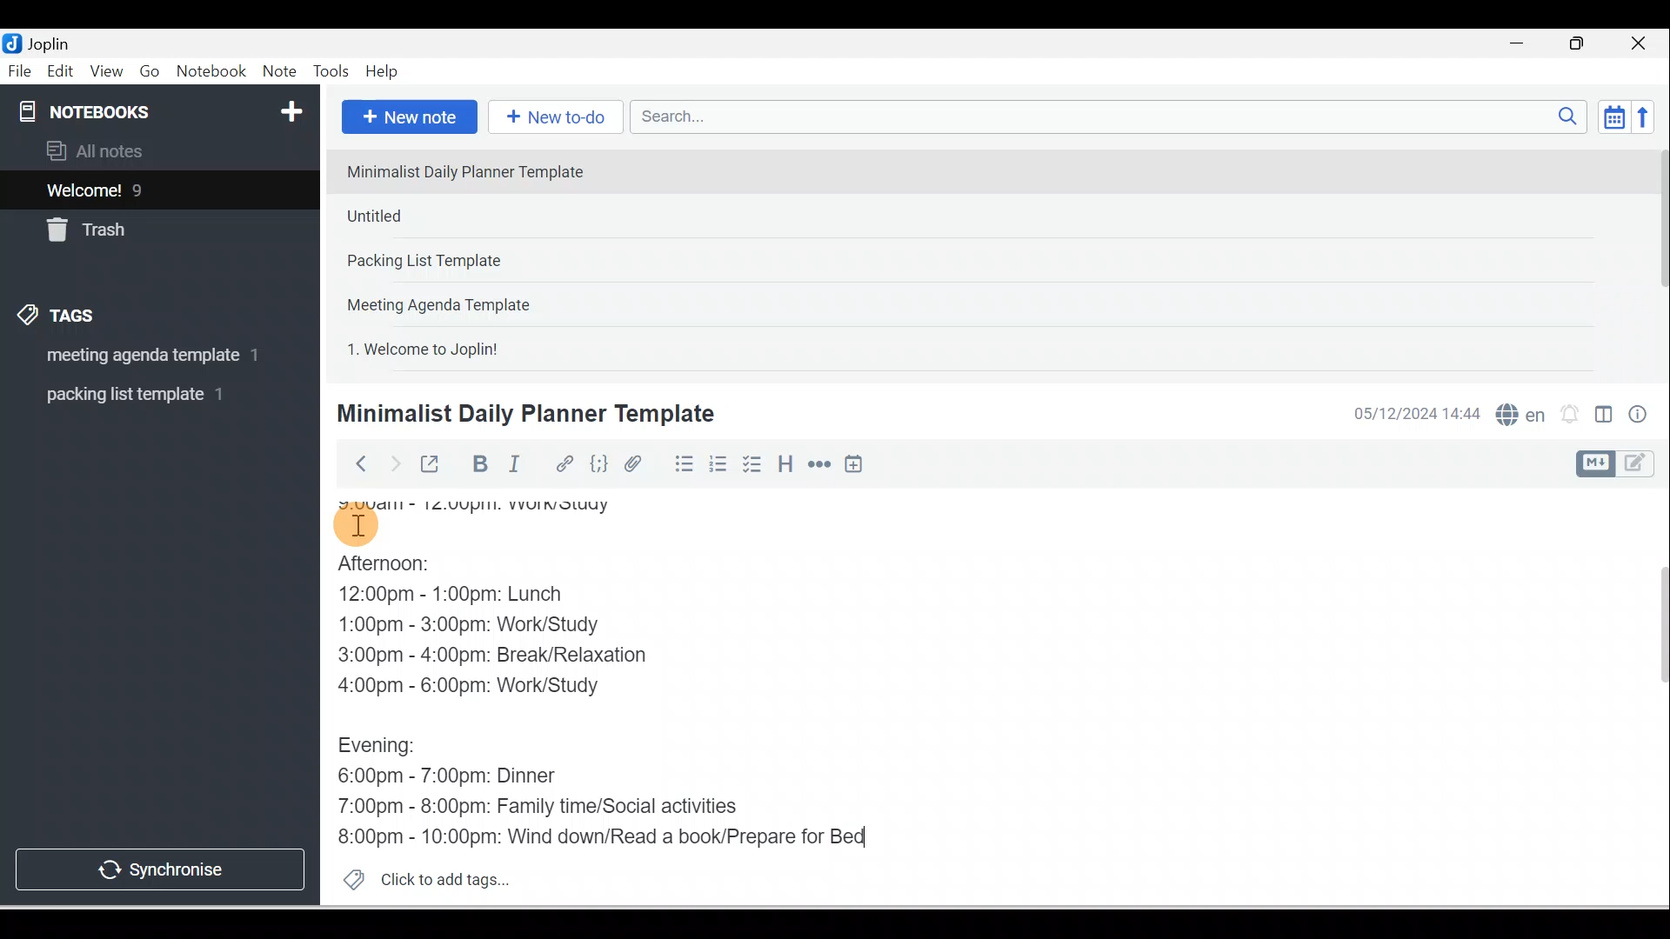  I want to click on Help, so click(383, 72).